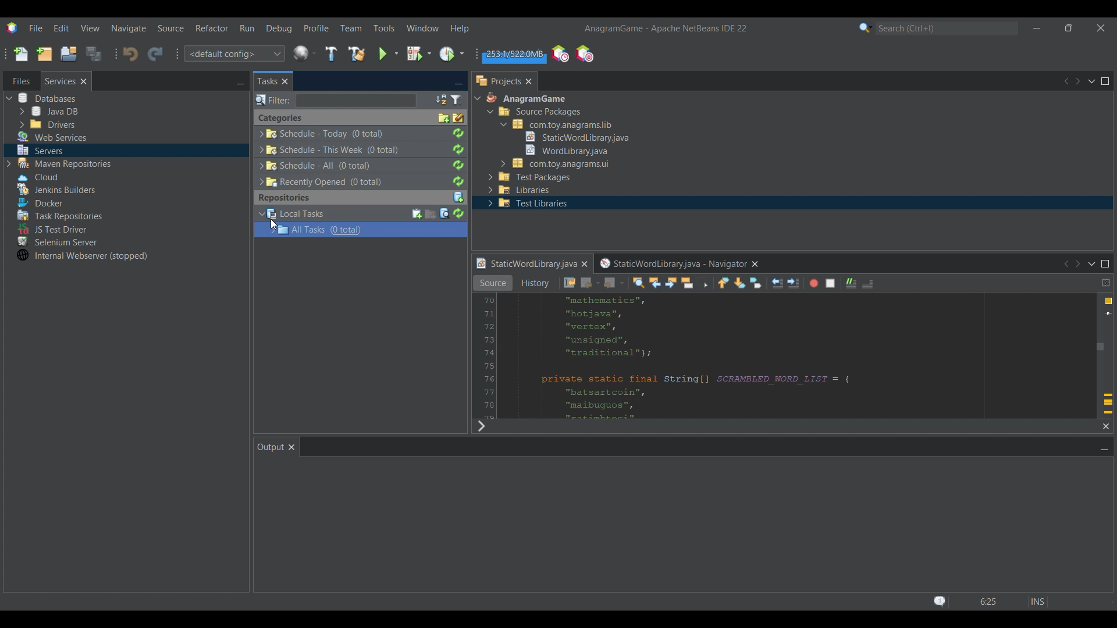  I want to click on New project, so click(44, 54).